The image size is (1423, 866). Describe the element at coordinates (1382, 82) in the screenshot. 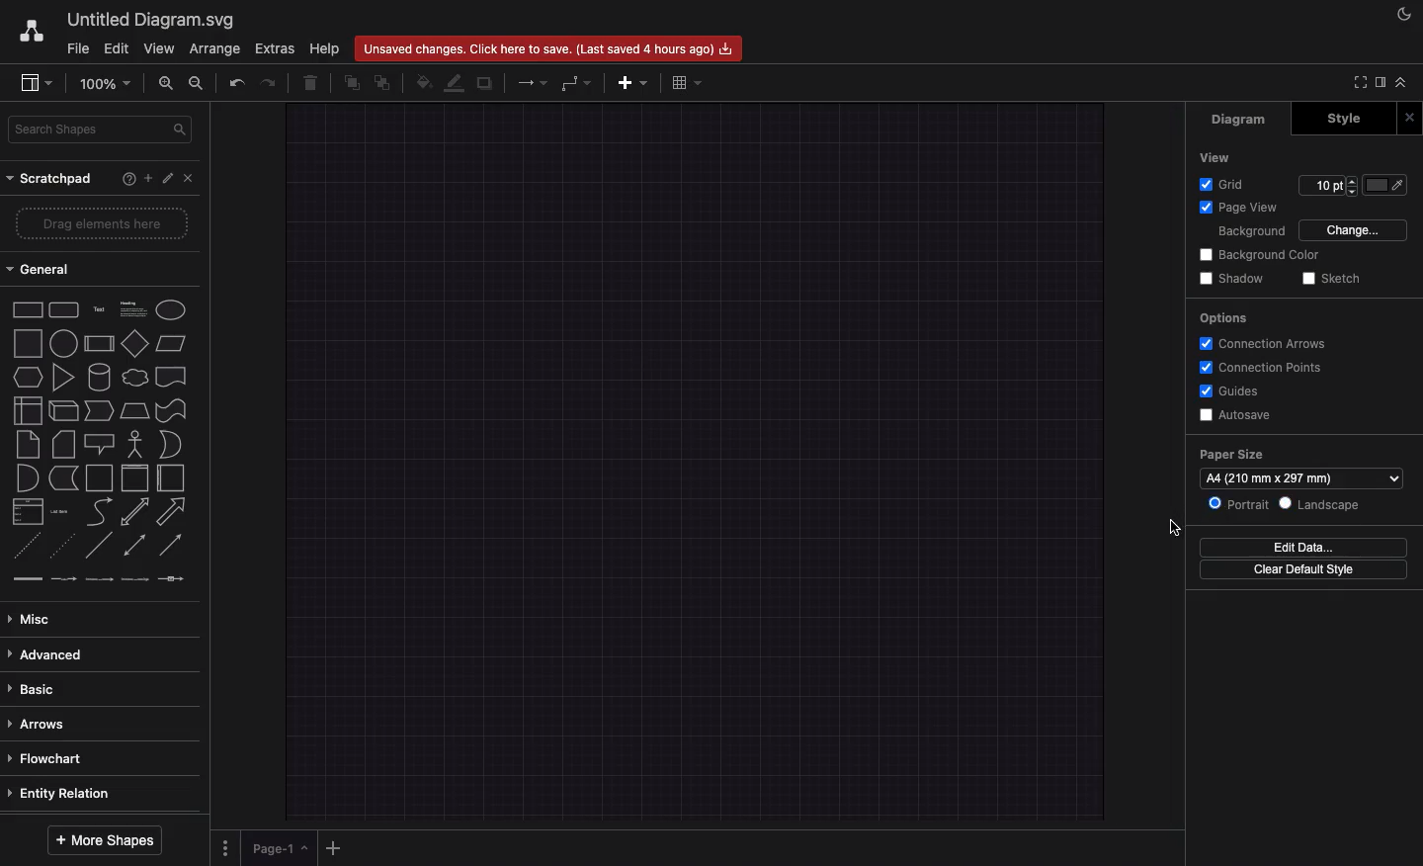

I see `Sidebar` at that location.